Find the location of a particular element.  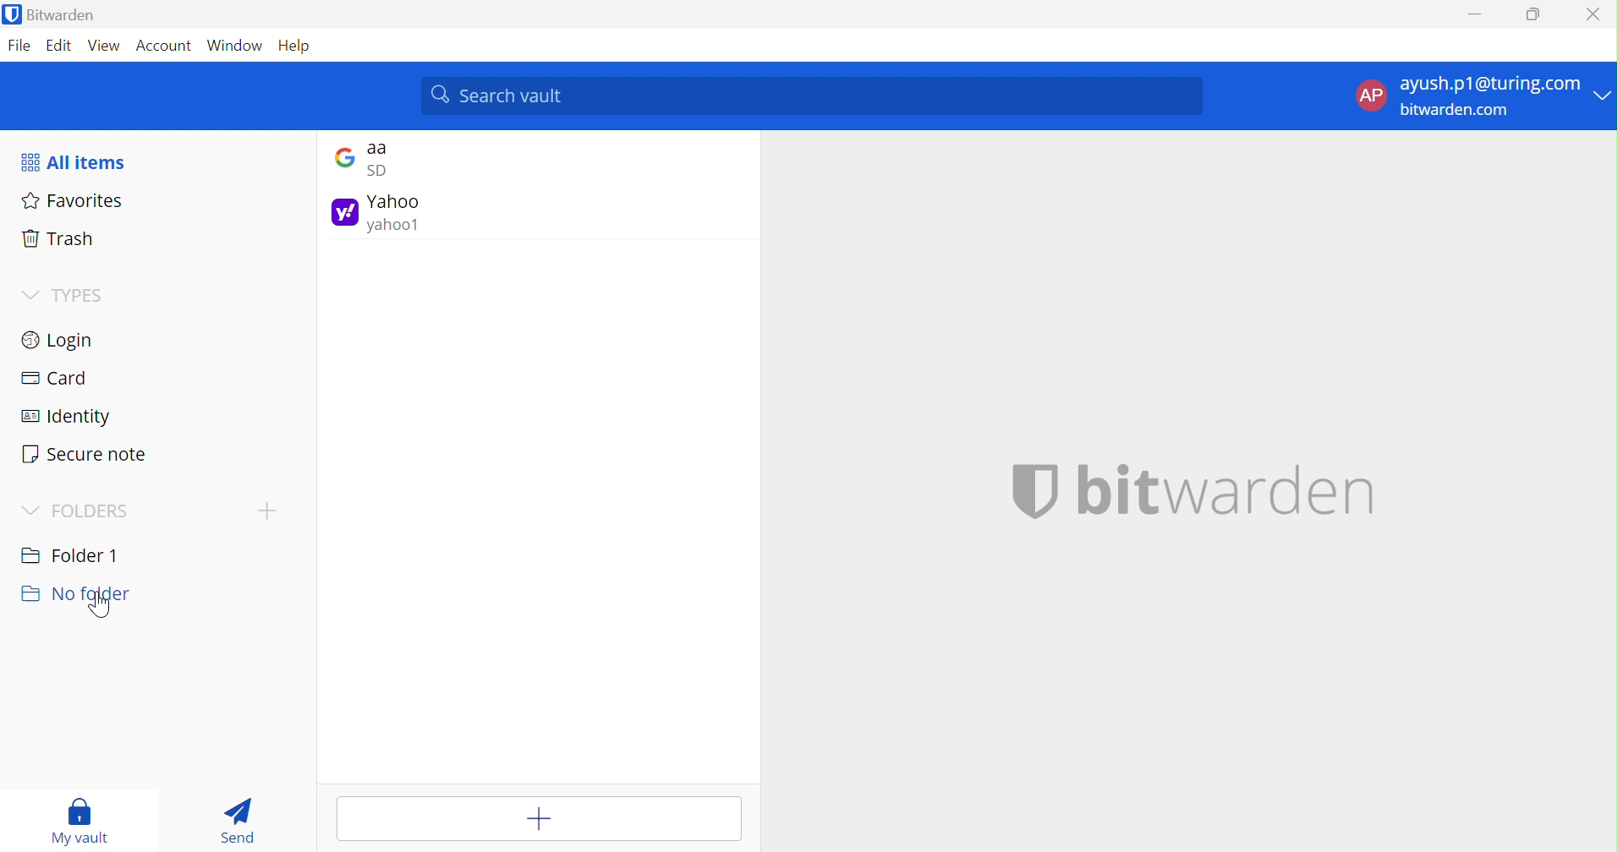

Account is located at coordinates (167, 45).